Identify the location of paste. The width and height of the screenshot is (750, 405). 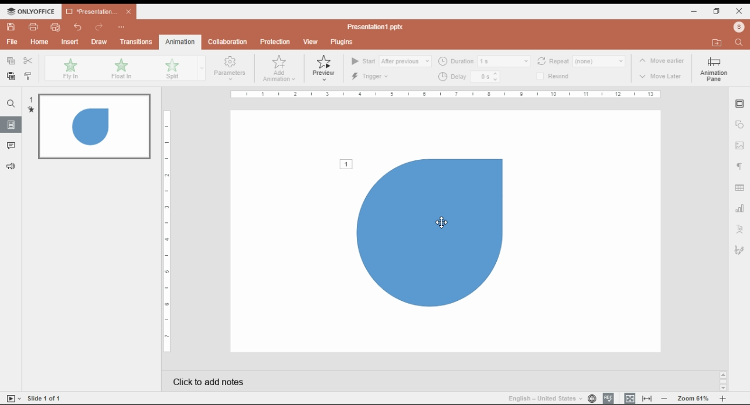
(12, 75).